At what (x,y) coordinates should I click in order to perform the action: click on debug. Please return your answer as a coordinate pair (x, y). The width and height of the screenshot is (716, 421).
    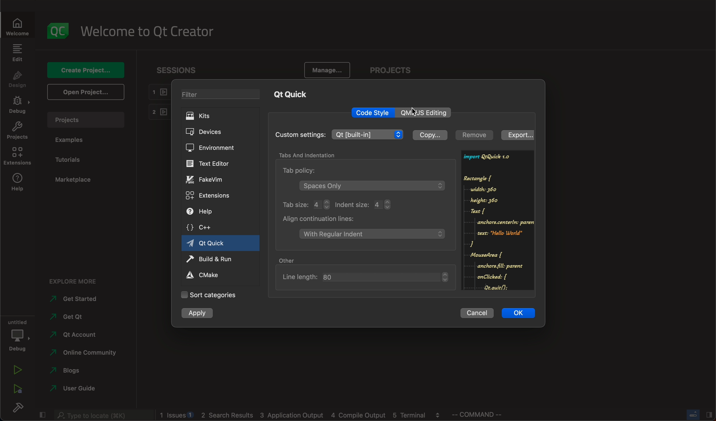
    Looking at the image, I should click on (18, 105).